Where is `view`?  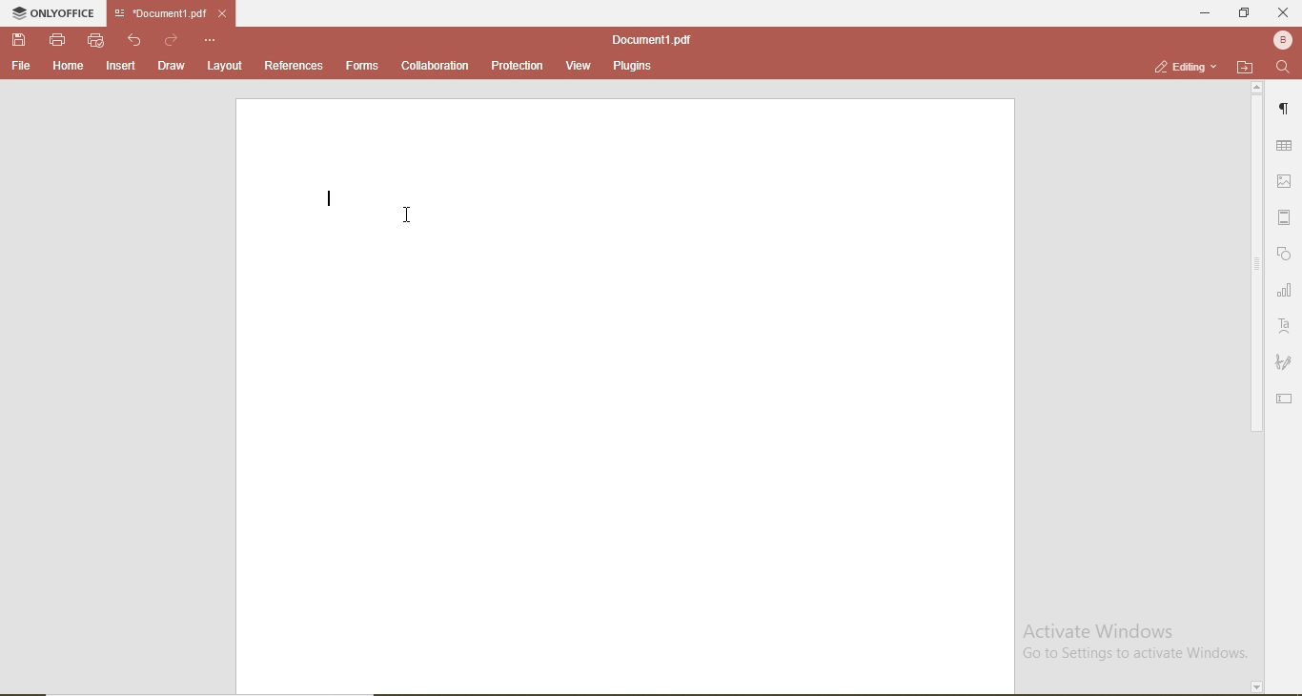 view is located at coordinates (579, 66).